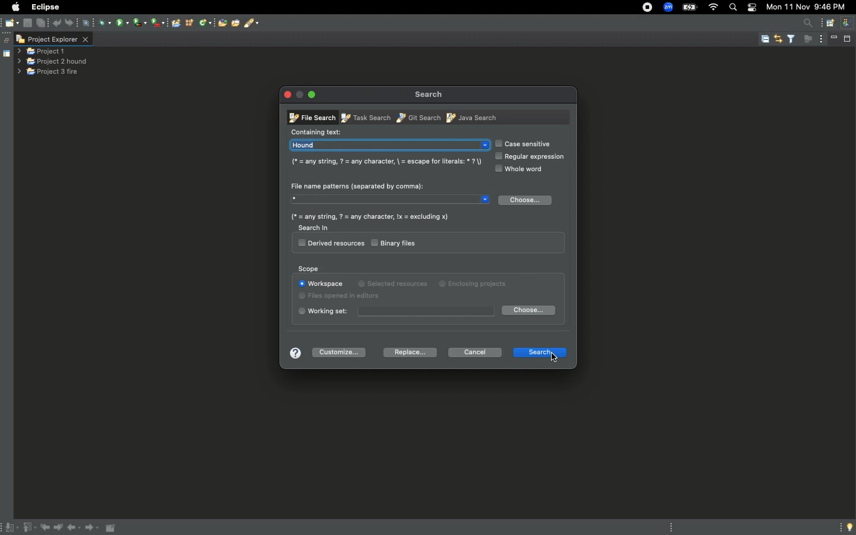 This screenshot has width=856, height=535. Describe the element at coordinates (792, 40) in the screenshot. I see `filter` at that location.